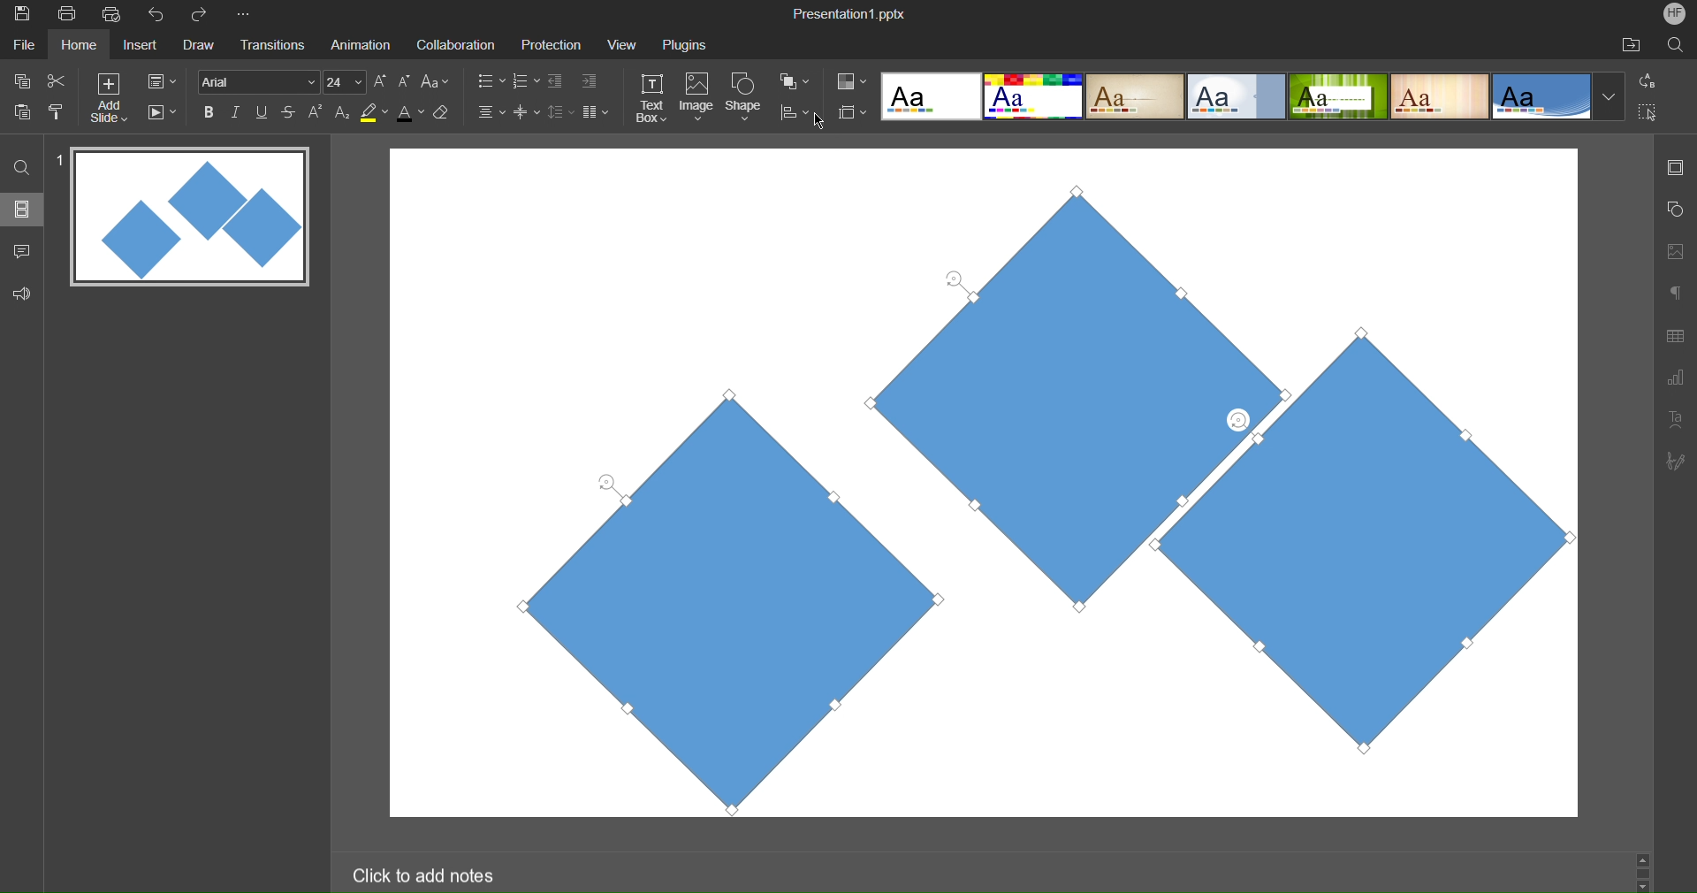 The width and height of the screenshot is (1697, 893). I want to click on Account, so click(1675, 13).